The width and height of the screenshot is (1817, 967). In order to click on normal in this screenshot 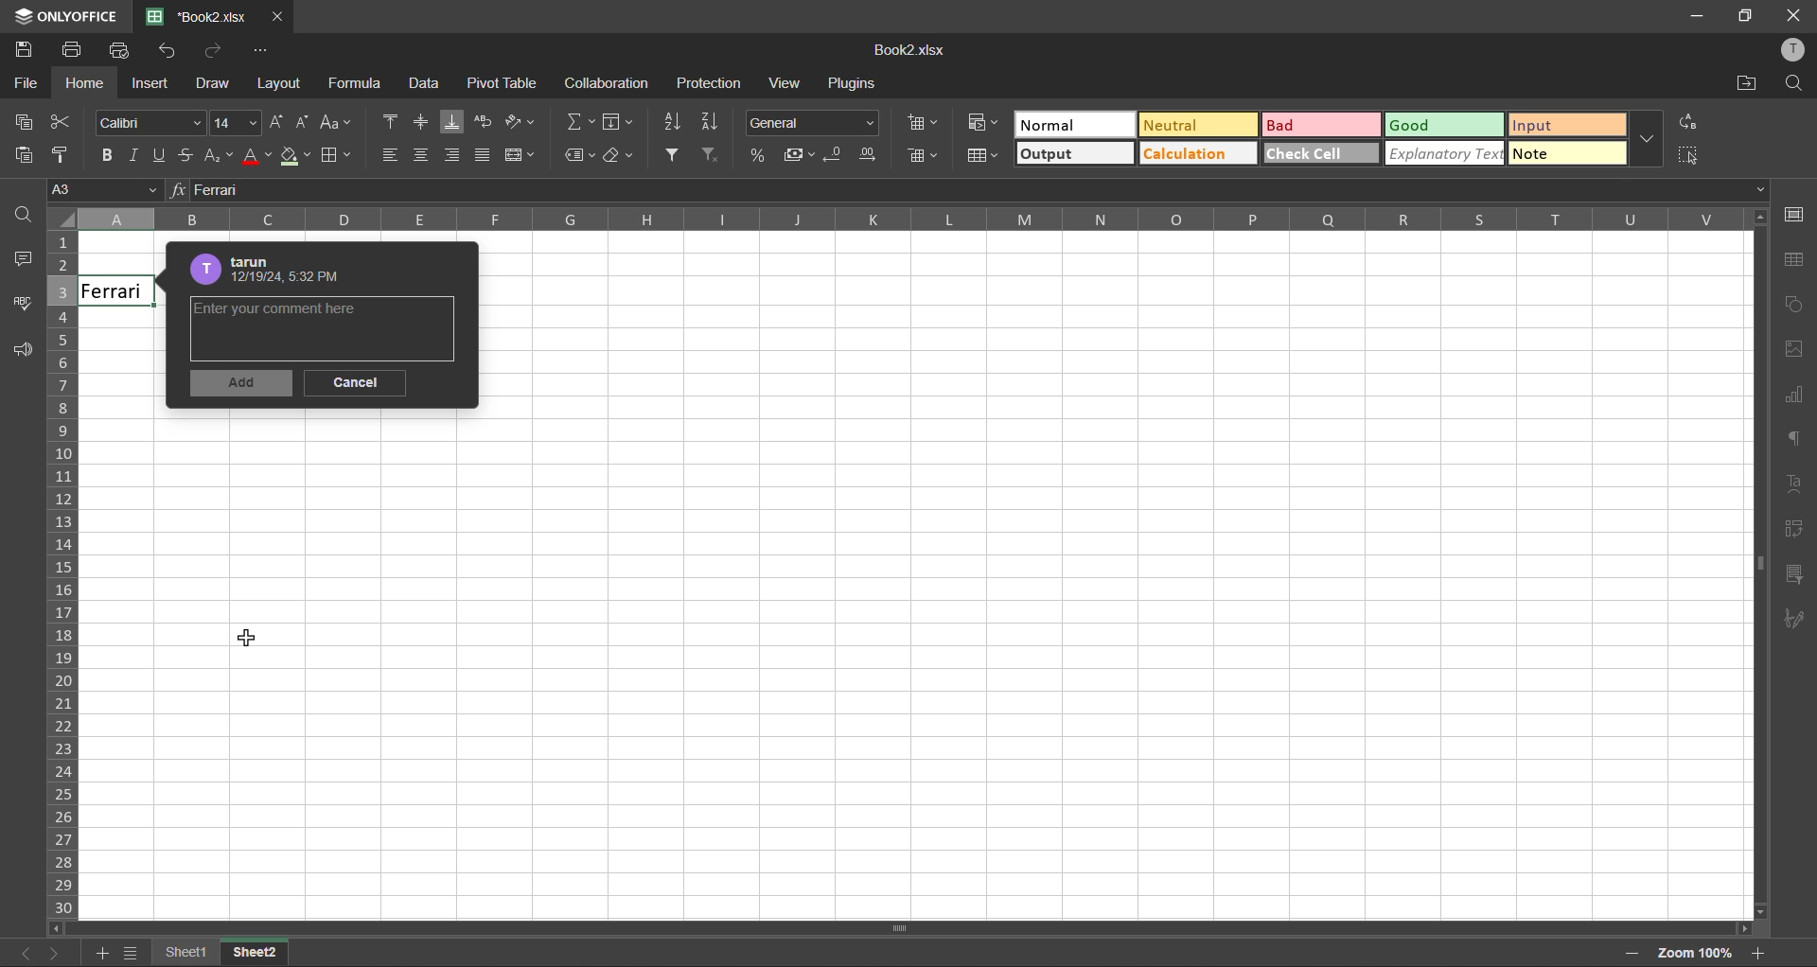, I will do `click(1063, 126)`.